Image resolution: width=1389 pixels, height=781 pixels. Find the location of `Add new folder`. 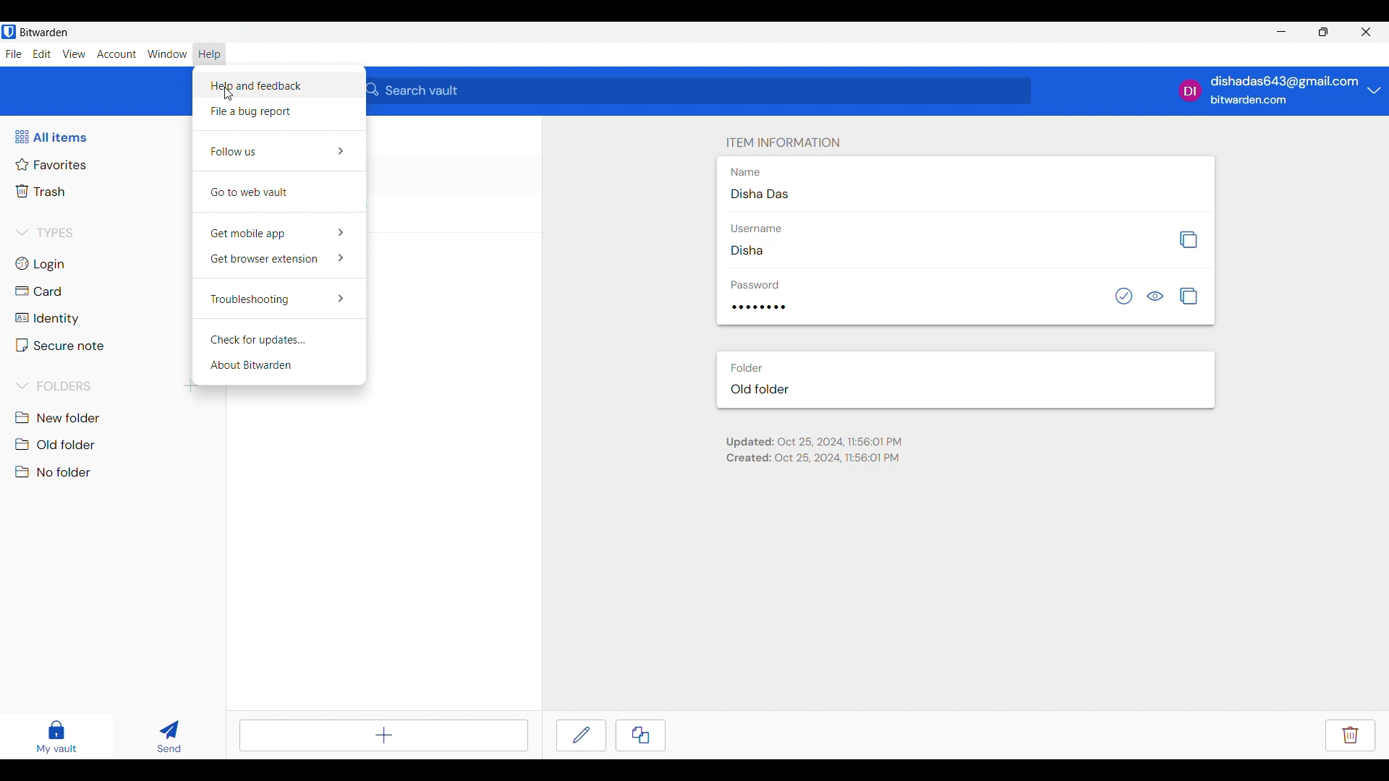

Add new folder is located at coordinates (191, 386).